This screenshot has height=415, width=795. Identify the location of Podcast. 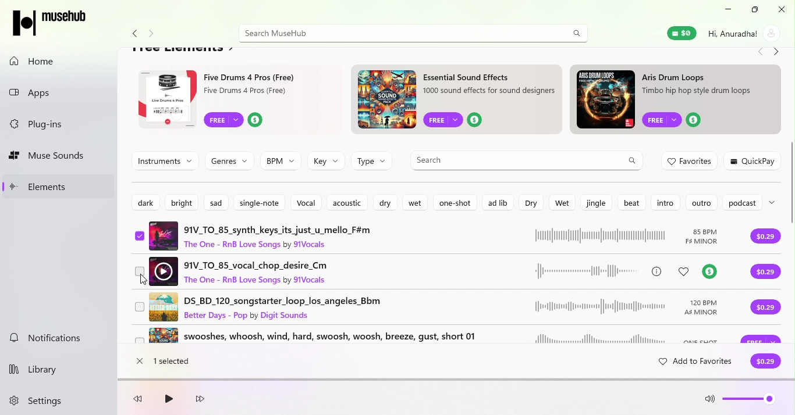
(741, 203).